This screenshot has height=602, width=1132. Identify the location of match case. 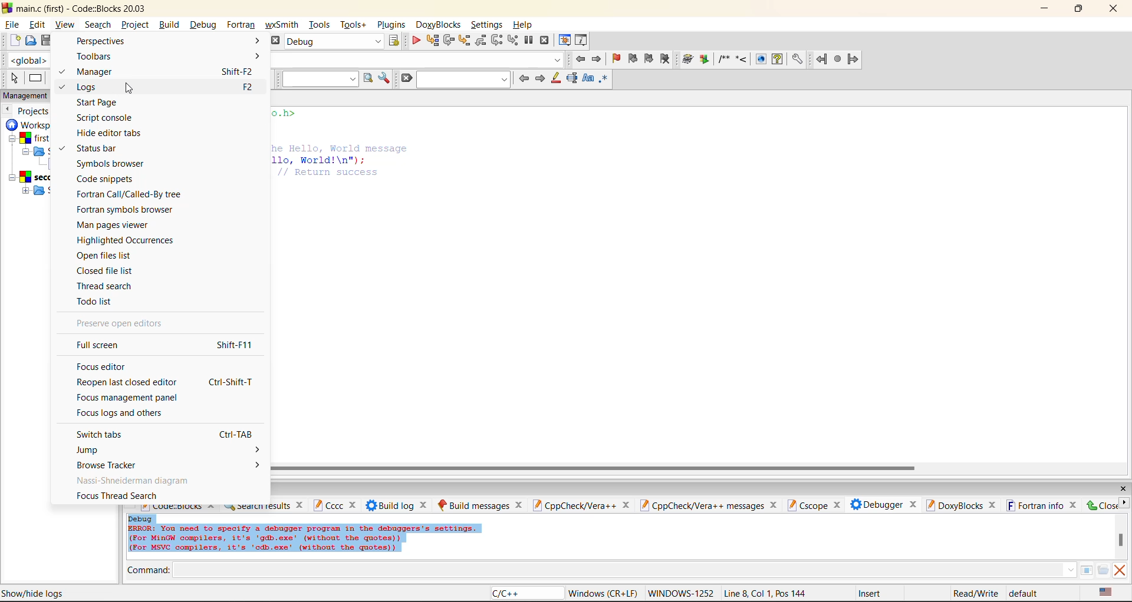
(589, 79).